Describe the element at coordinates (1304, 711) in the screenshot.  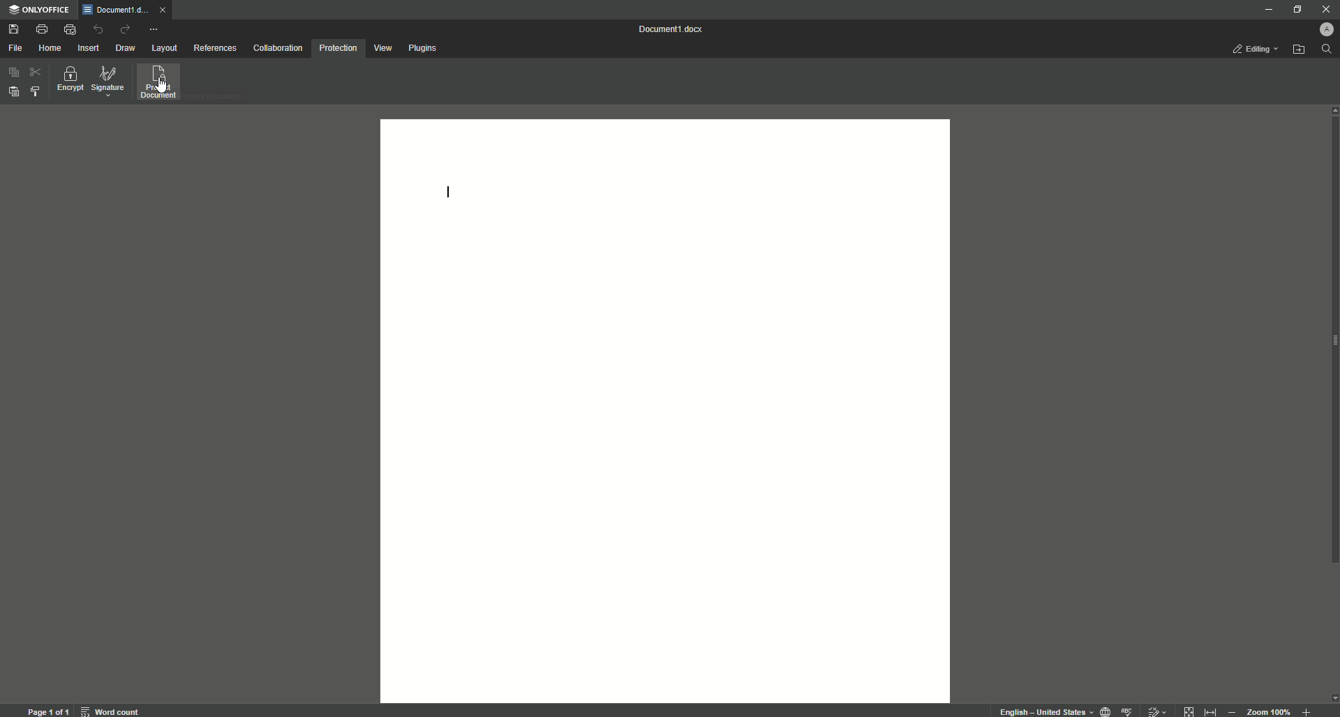
I see `Zoom in` at that location.